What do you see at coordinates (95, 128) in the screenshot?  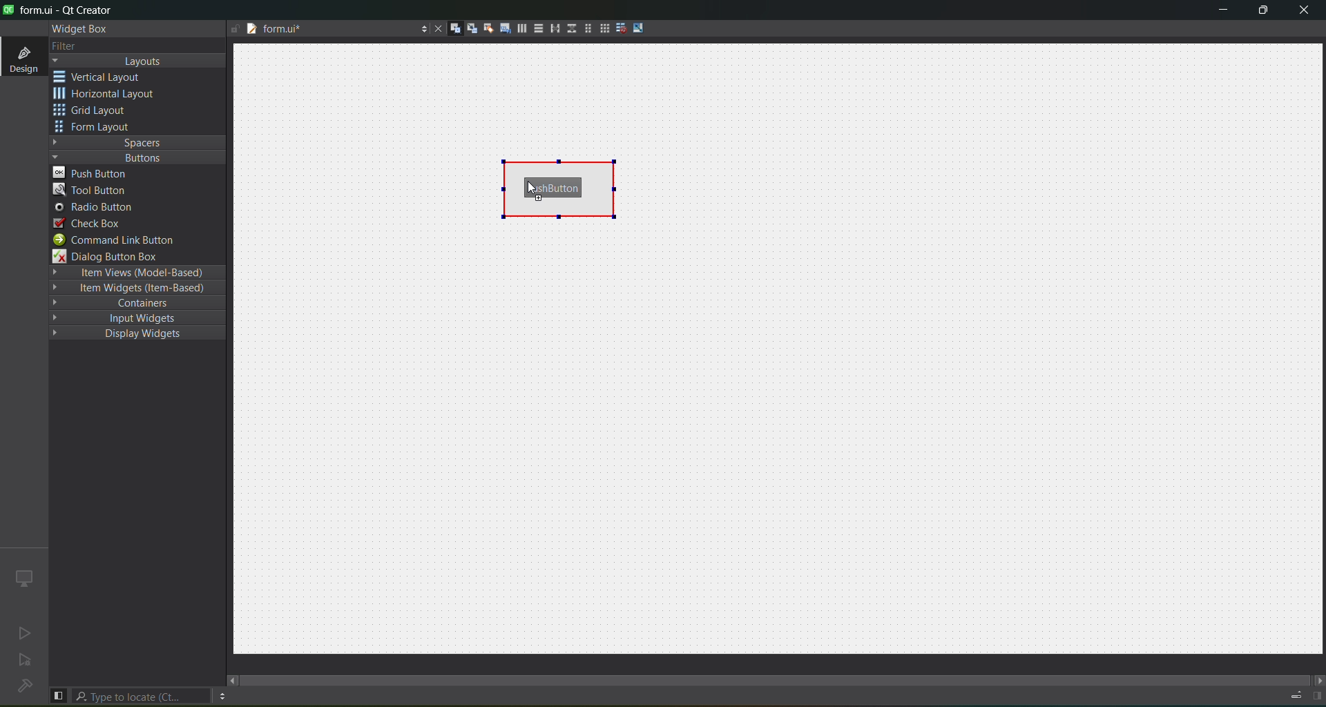 I see `form layout` at bounding box center [95, 128].